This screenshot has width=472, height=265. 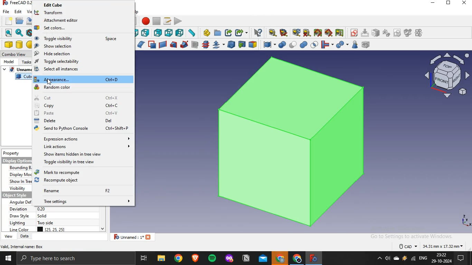 What do you see at coordinates (19, 33) in the screenshot?
I see `fit selection` at bounding box center [19, 33].